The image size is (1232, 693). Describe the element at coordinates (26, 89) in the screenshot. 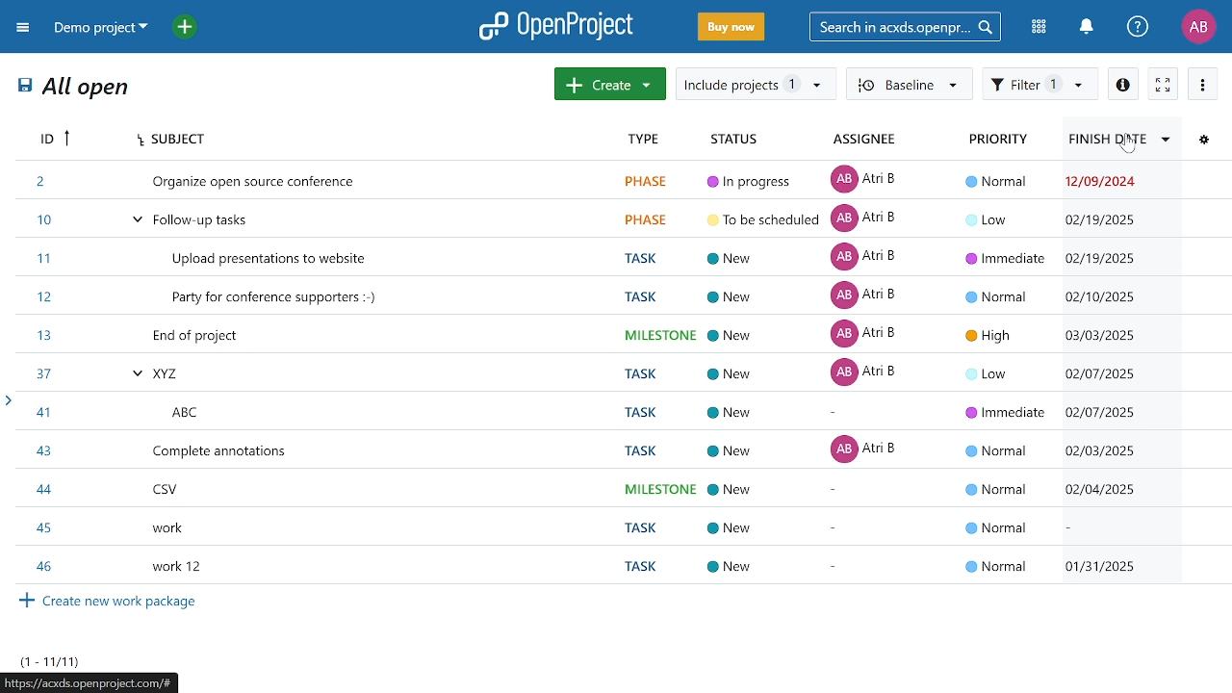

I see `save` at that location.